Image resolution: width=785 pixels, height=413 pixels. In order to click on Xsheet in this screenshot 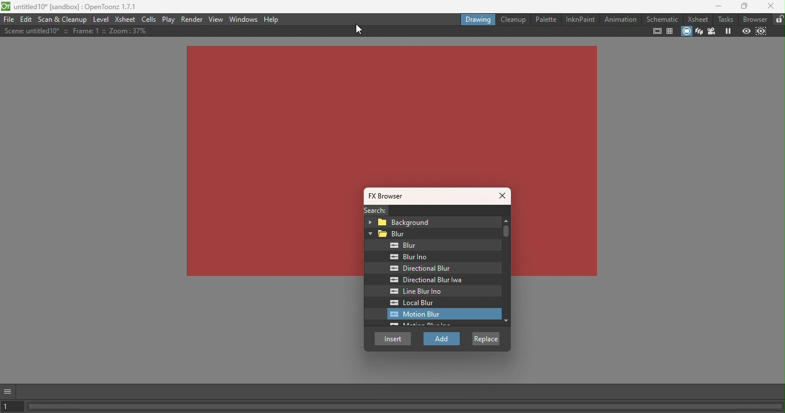, I will do `click(126, 19)`.